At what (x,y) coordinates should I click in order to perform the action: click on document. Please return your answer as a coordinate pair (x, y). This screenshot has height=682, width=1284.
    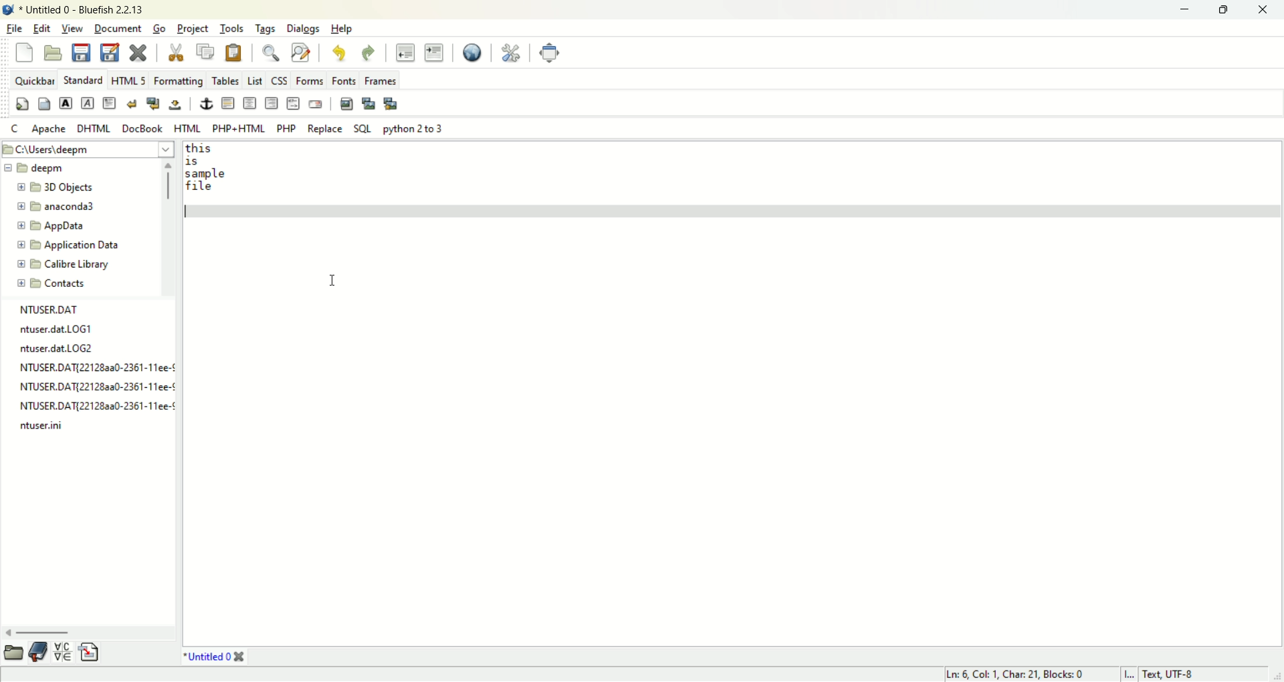
    Looking at the image, I should click on (120, 29).